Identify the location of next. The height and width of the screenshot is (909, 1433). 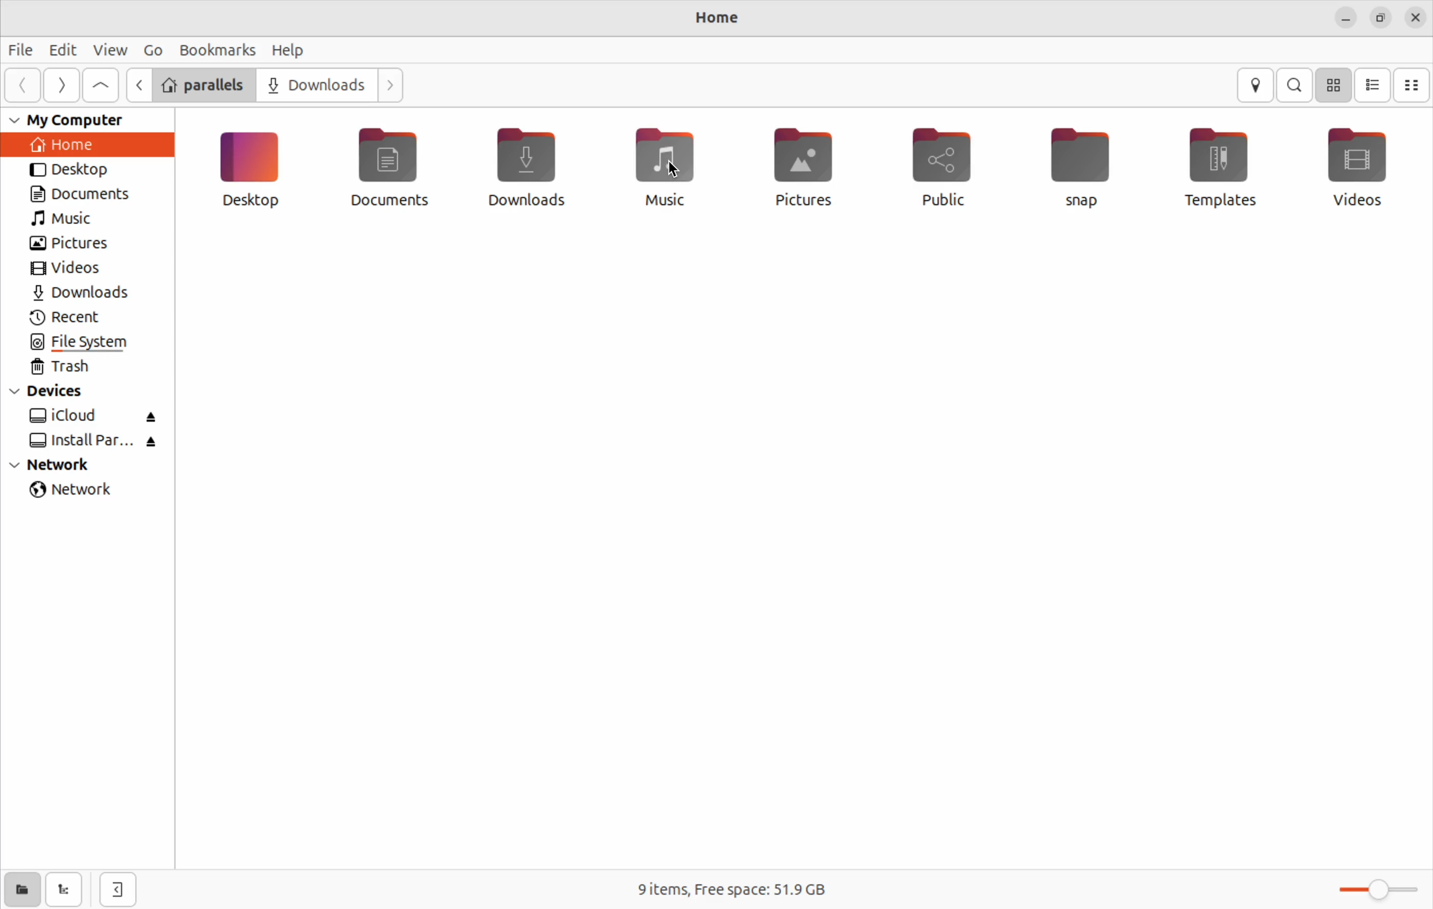
(58, 85).